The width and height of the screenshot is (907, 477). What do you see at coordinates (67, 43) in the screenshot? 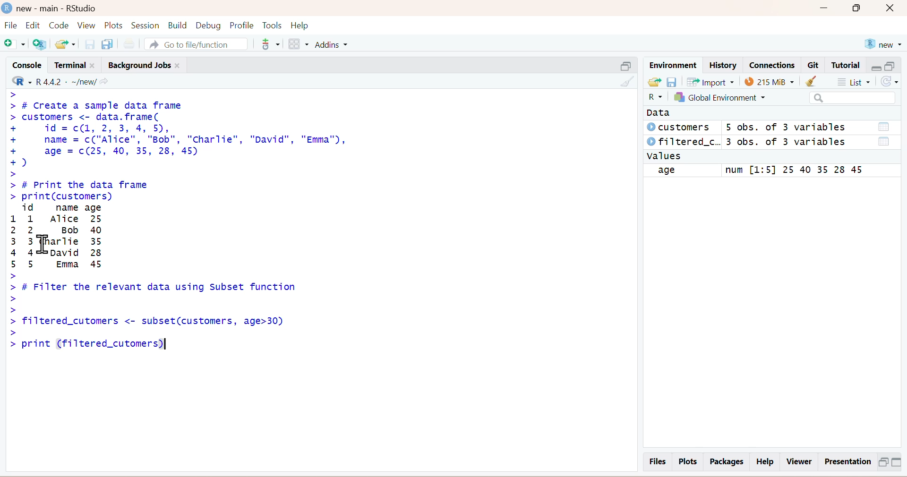
I see `Open existing file` at bounding box center [67, 43].